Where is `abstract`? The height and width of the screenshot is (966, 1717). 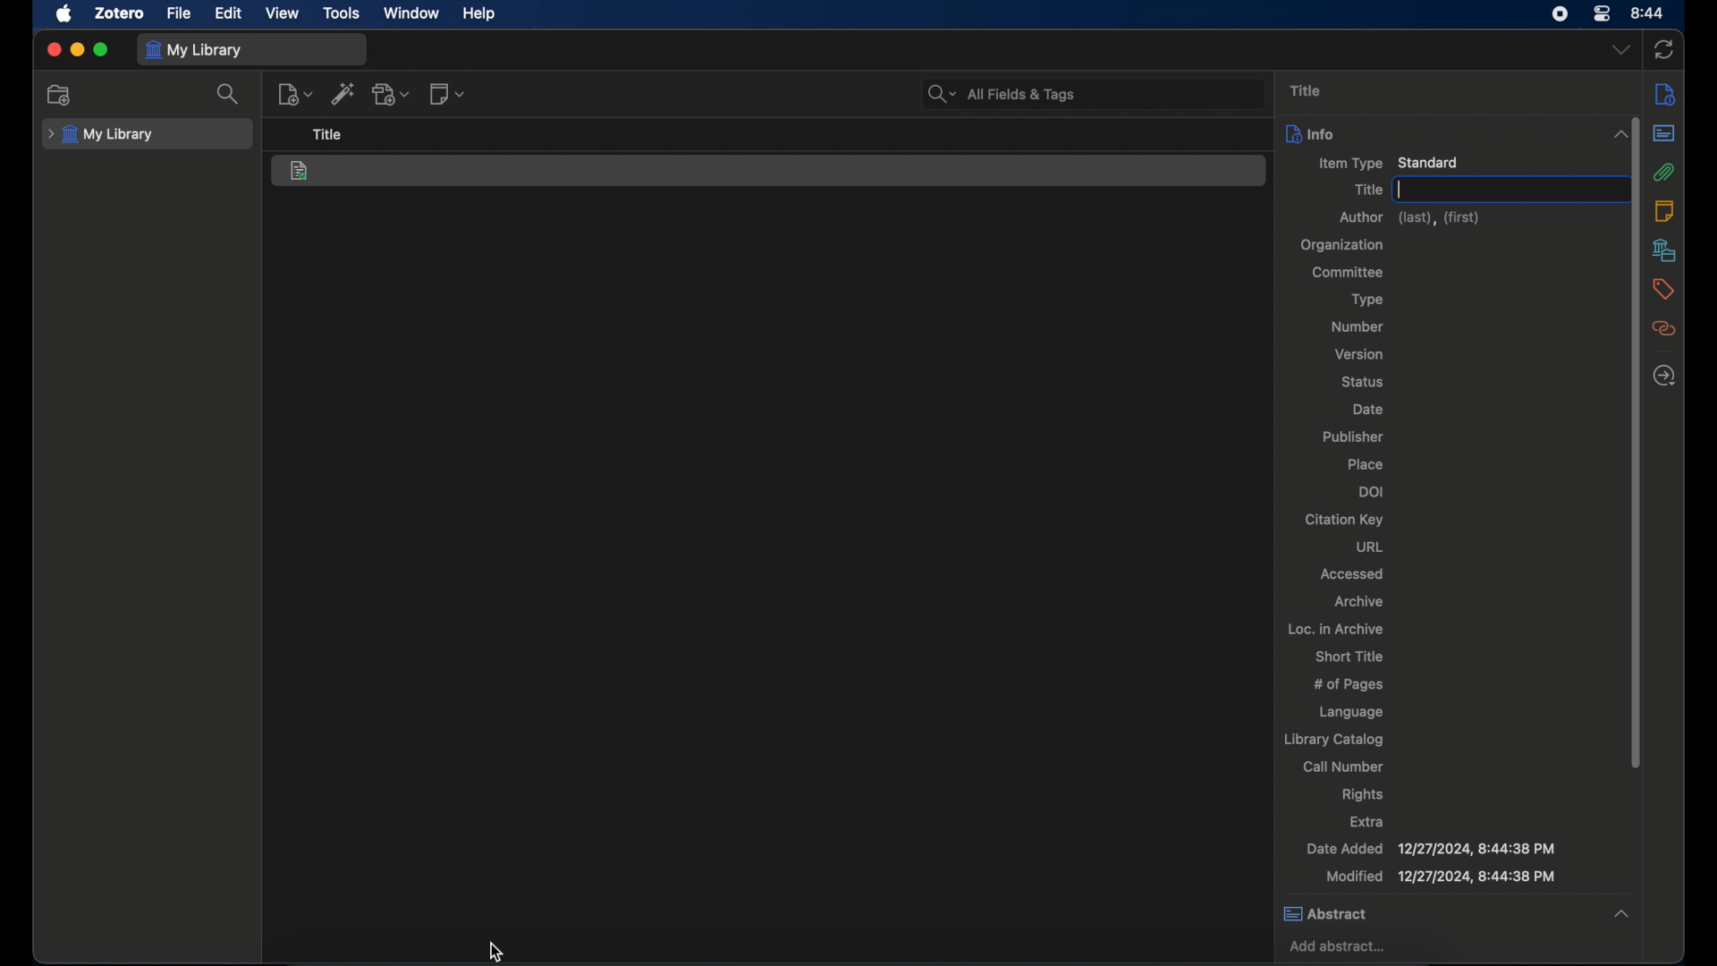
abstract is located at coordinates (1434, 915).